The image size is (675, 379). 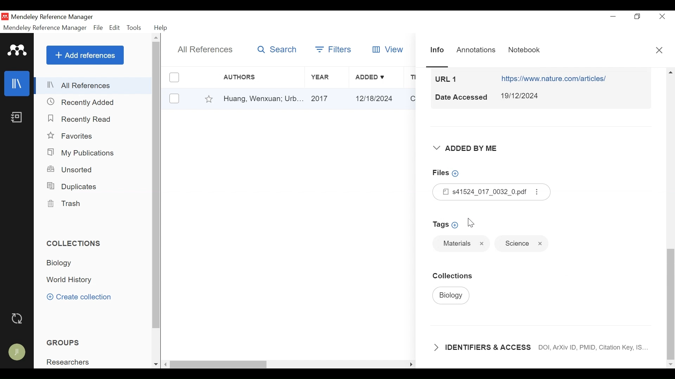 I want to click on Authors, so click(x=246, y=77).